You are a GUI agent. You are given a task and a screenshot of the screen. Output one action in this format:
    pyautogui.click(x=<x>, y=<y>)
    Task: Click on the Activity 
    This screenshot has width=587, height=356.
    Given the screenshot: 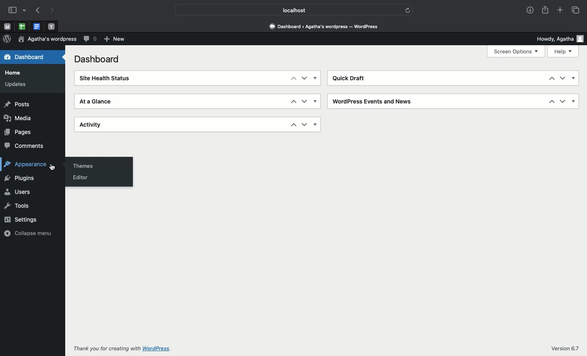 What is the action you would take?
    pyautogui.click(x=97, y=125)
    